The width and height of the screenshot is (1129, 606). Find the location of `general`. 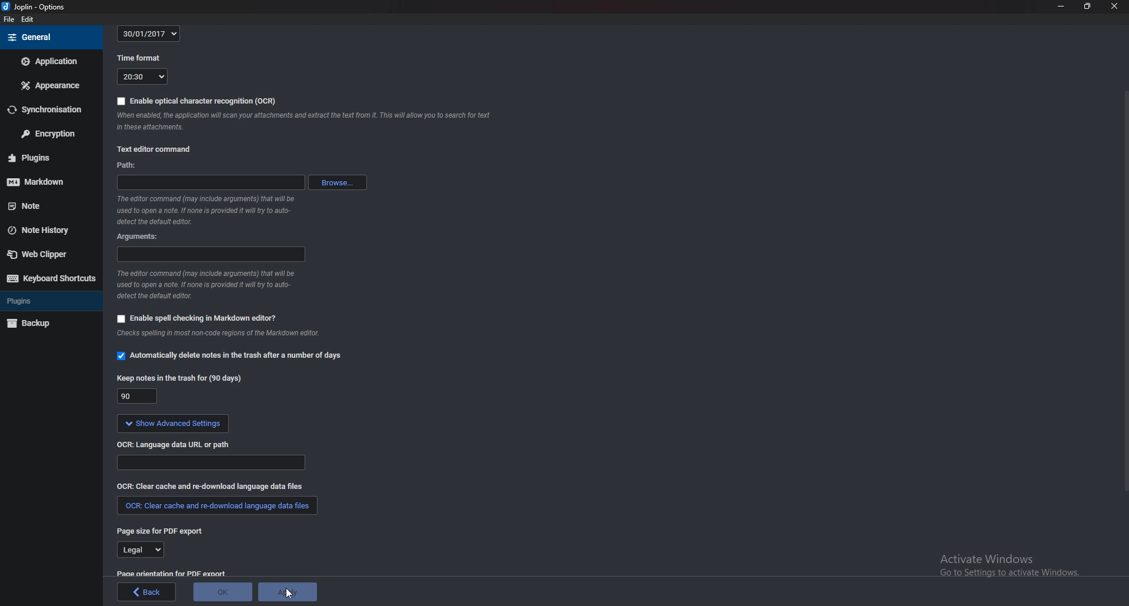

general is located at coordinates (51, 36).